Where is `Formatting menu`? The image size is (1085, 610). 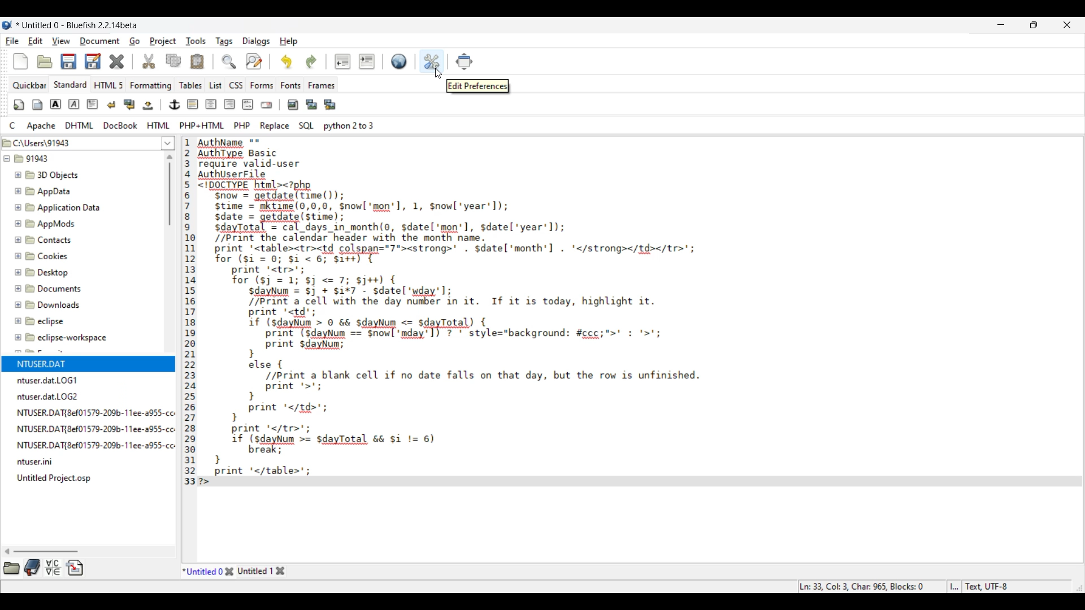 Formatting menu is located at coordinates (151, 86).